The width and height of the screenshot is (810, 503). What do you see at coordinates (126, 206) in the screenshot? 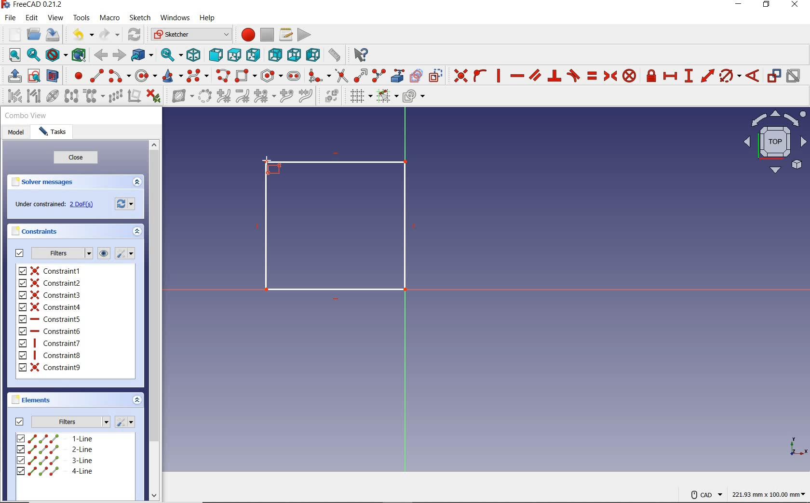
I see `forces recomputation of active document` at bounding box center [126, 206].